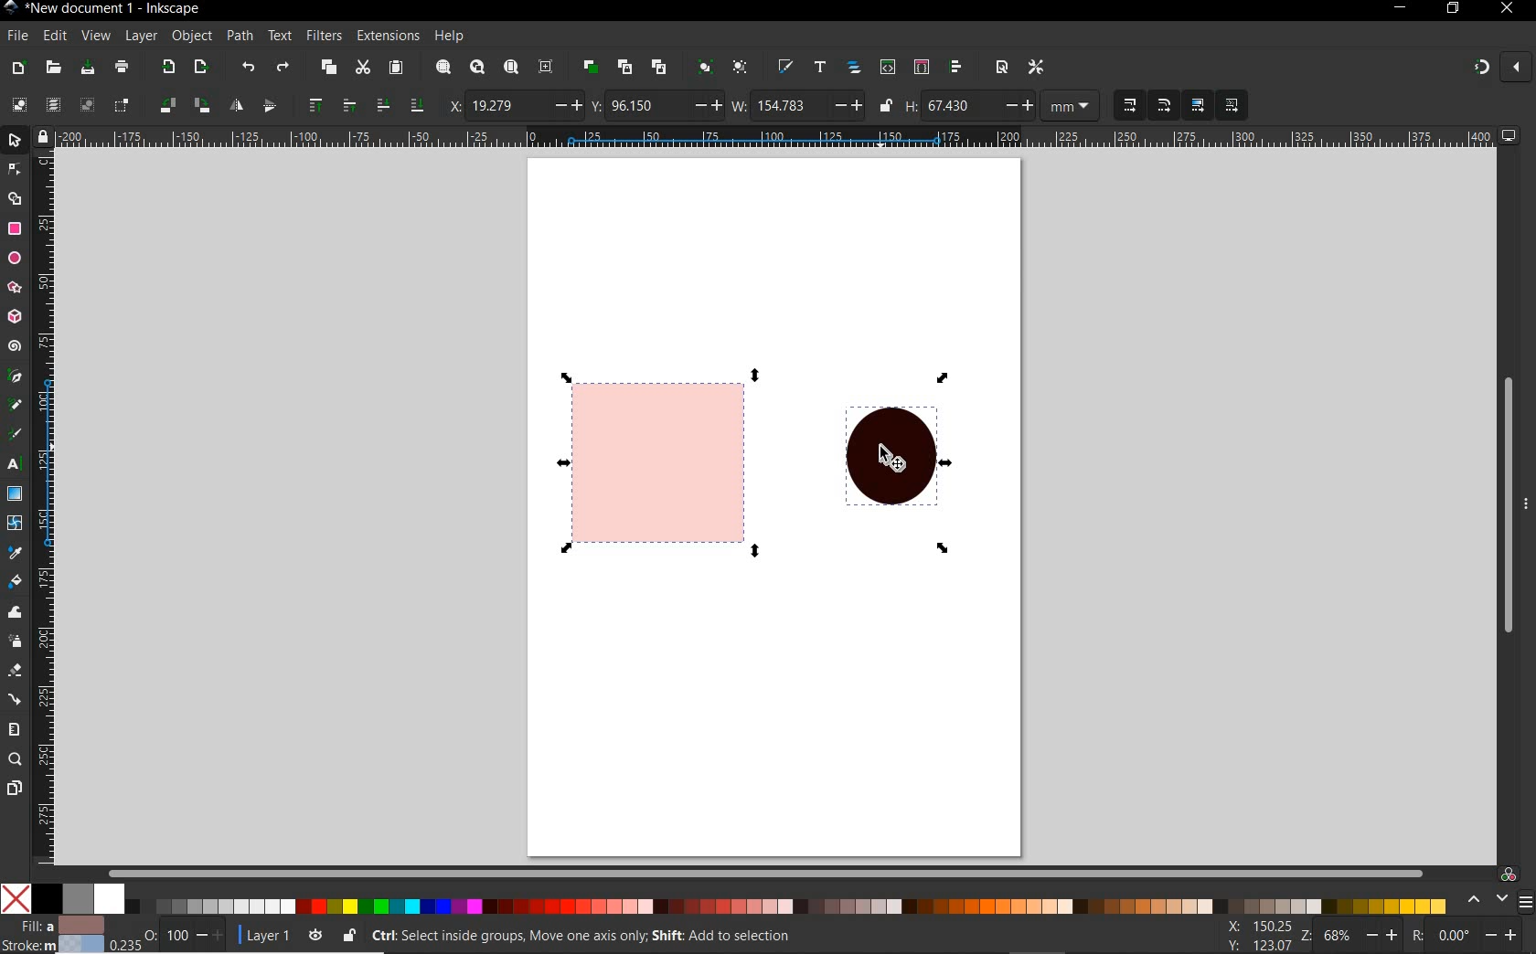 Image resolution: width=1536 pixels, height=954 pixels. What do you see at coordinates (13, 167) in the screenshot?
I see `node tool` at bounding box center [13, 167].